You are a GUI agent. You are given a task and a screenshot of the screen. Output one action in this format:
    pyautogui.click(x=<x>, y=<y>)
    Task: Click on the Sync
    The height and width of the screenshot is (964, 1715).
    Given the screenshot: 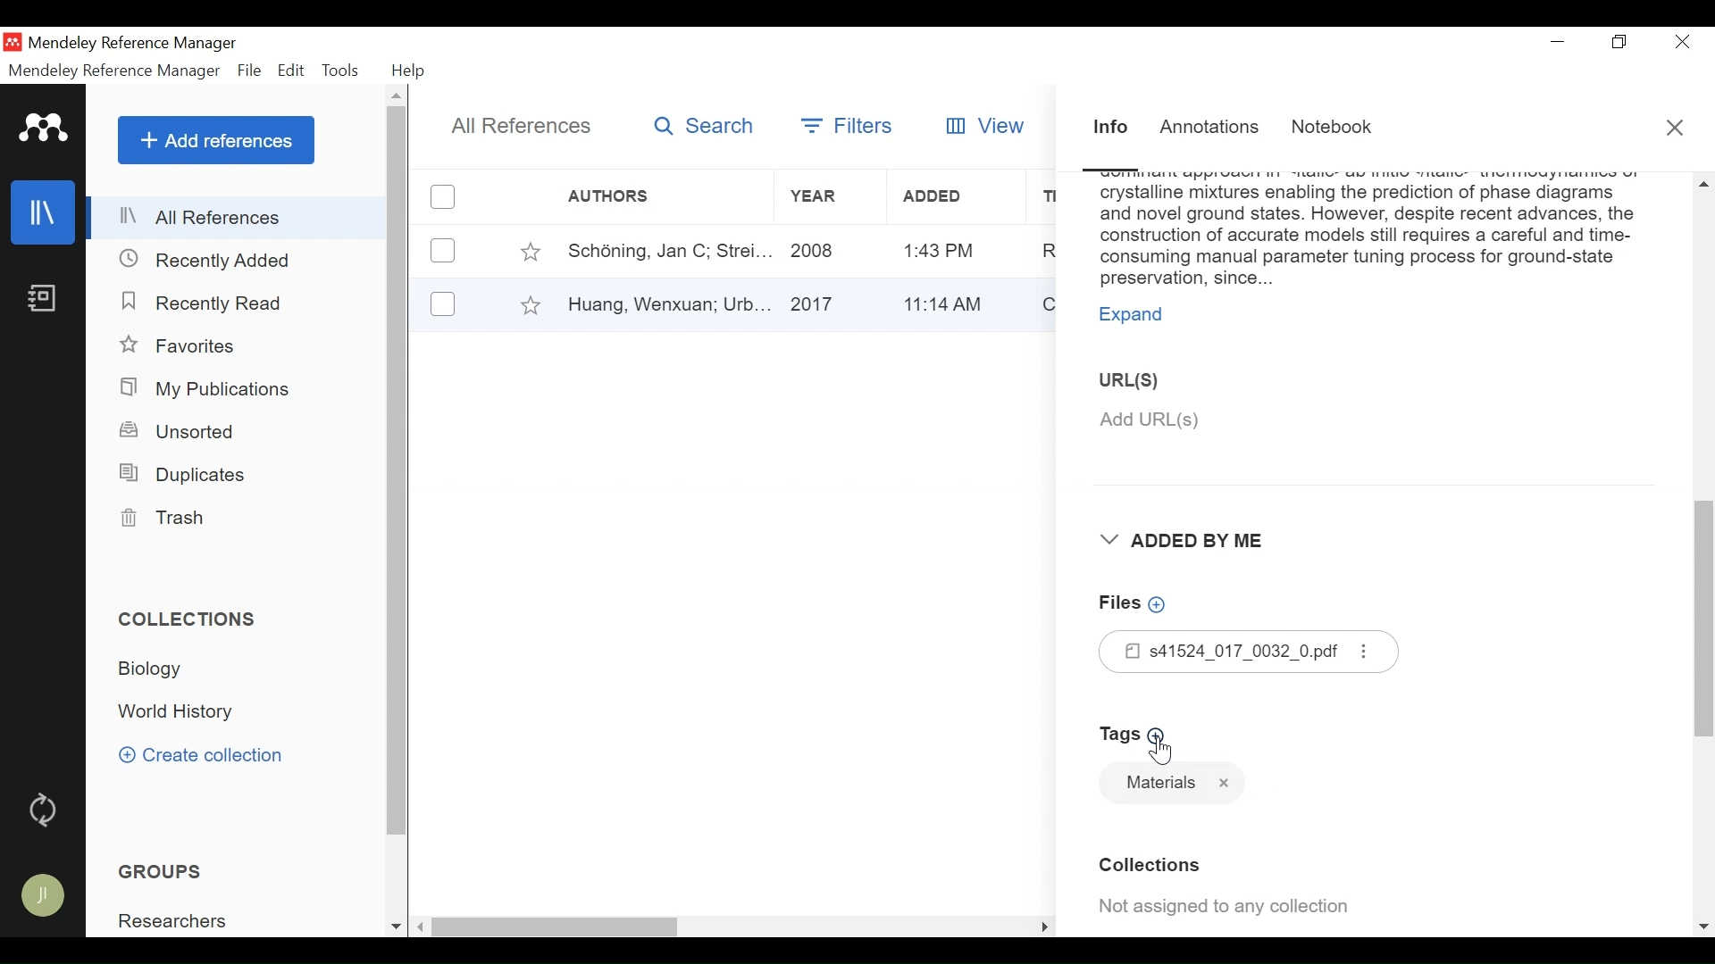 What is the action you would take?
    pyautogui.click(x=46, y=812)
    